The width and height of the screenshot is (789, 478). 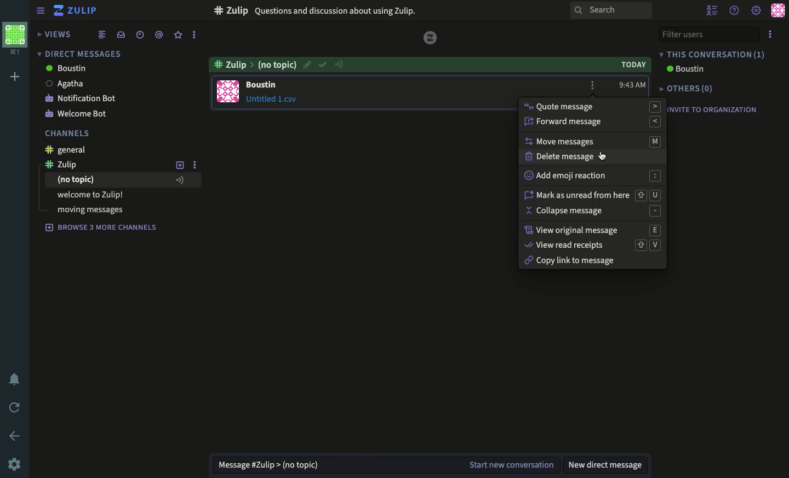 What do you see at coordinates (631, 65) in the screenshot?
I see `today` at bounding box center [631, 65].